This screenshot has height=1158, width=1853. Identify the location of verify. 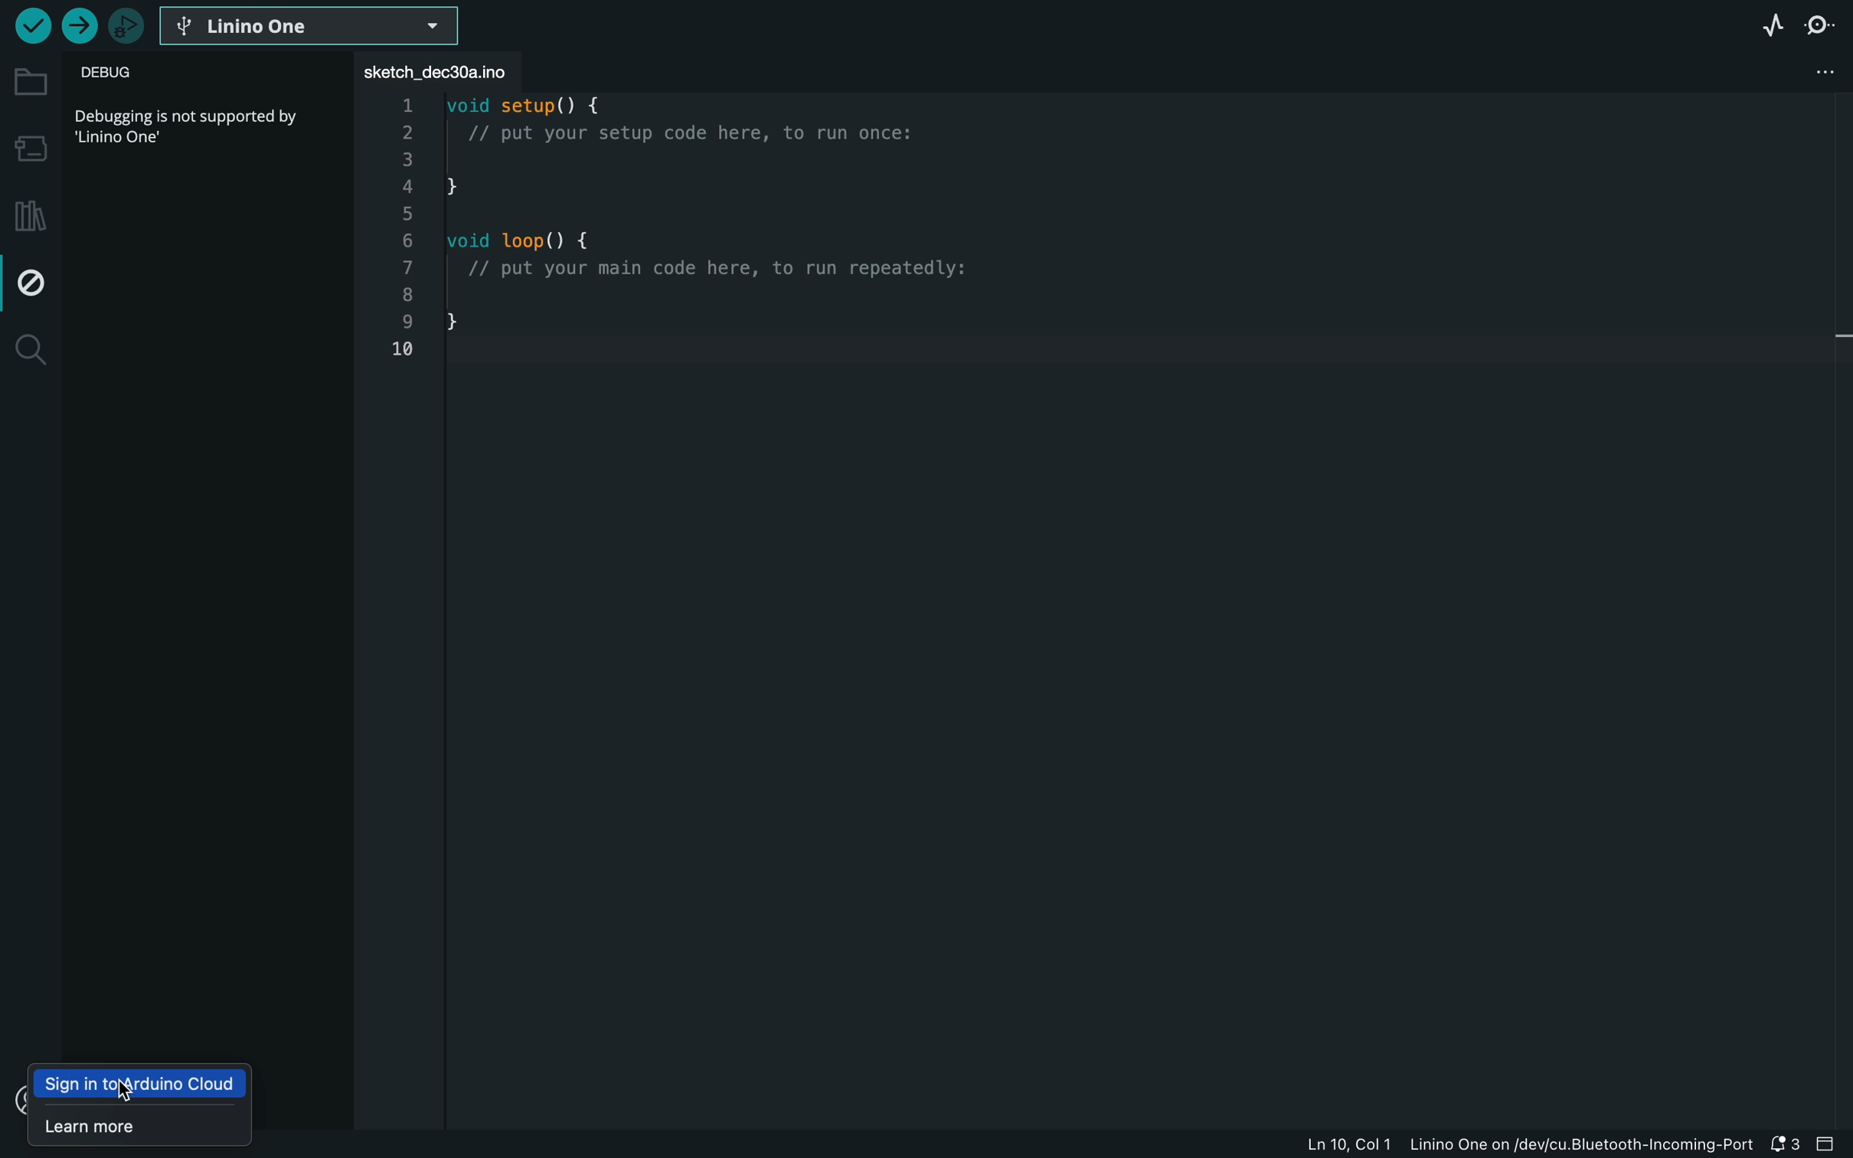
(28, 25).